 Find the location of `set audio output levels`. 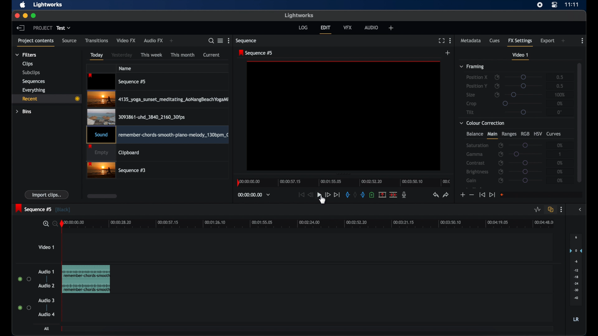

set audio output levels is located at coordinates (576, 269).